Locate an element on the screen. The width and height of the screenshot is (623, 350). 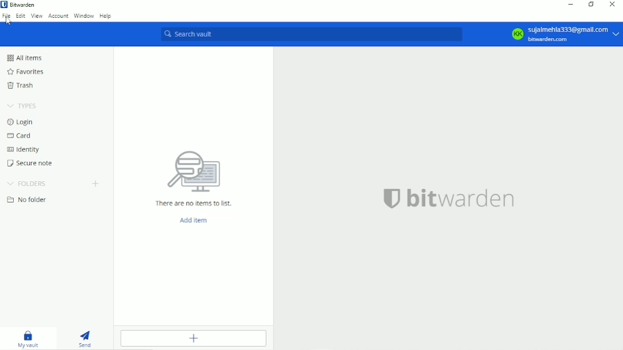
Help is located at coordinates (106, 15).